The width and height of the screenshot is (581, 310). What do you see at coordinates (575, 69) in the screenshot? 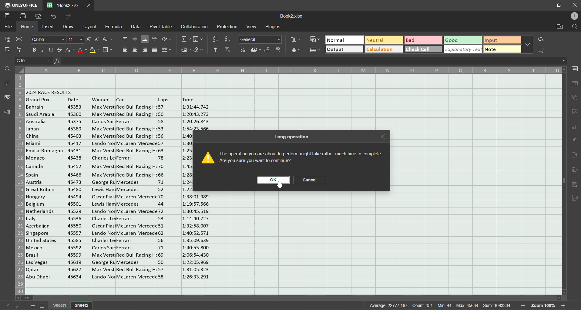
I see `cell settings` at bounding box center [575, 69].